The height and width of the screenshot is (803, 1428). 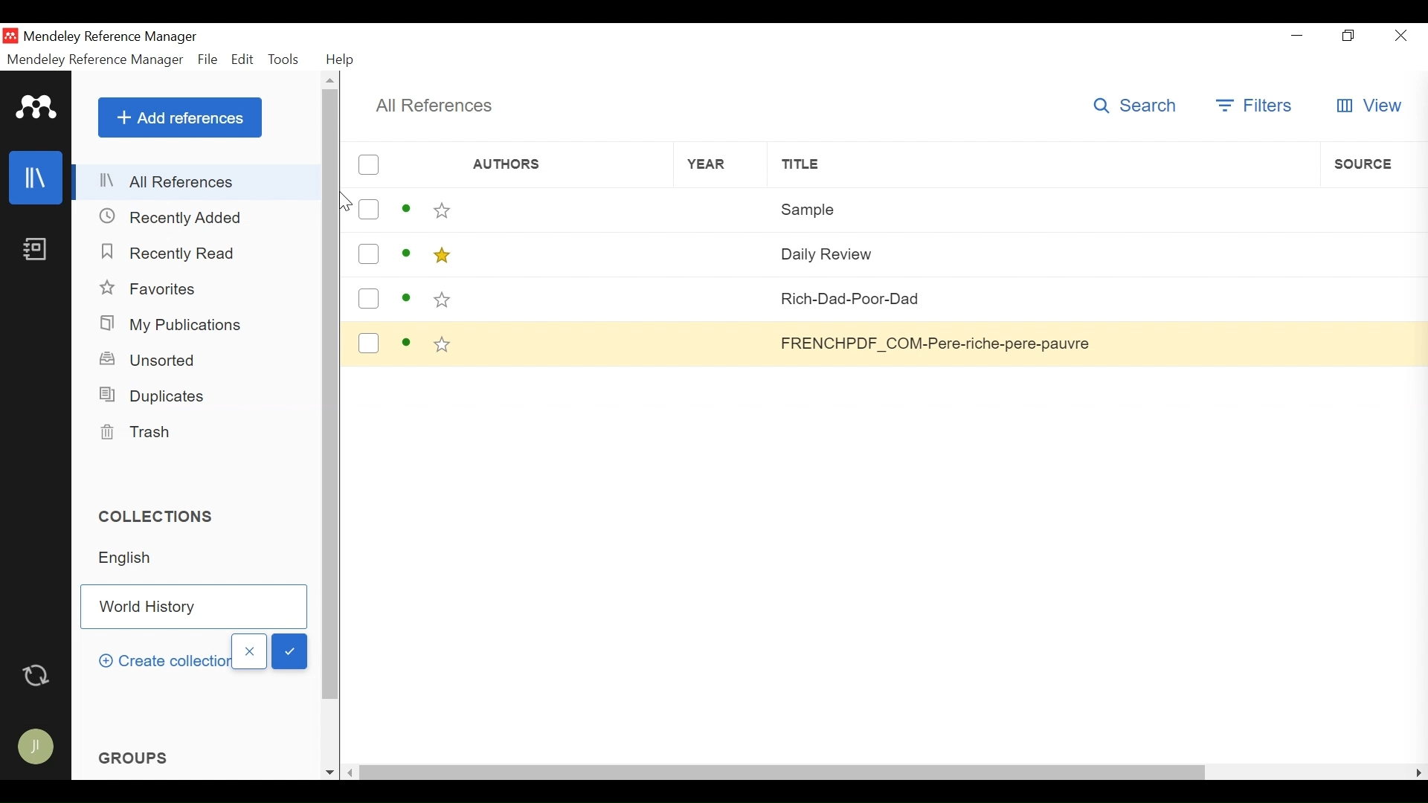 What do you see at coordinates (1043, 297) in the screenshot?
I see `Rich-Dad-Poor-Dad` at bounding box center [1043, 297].